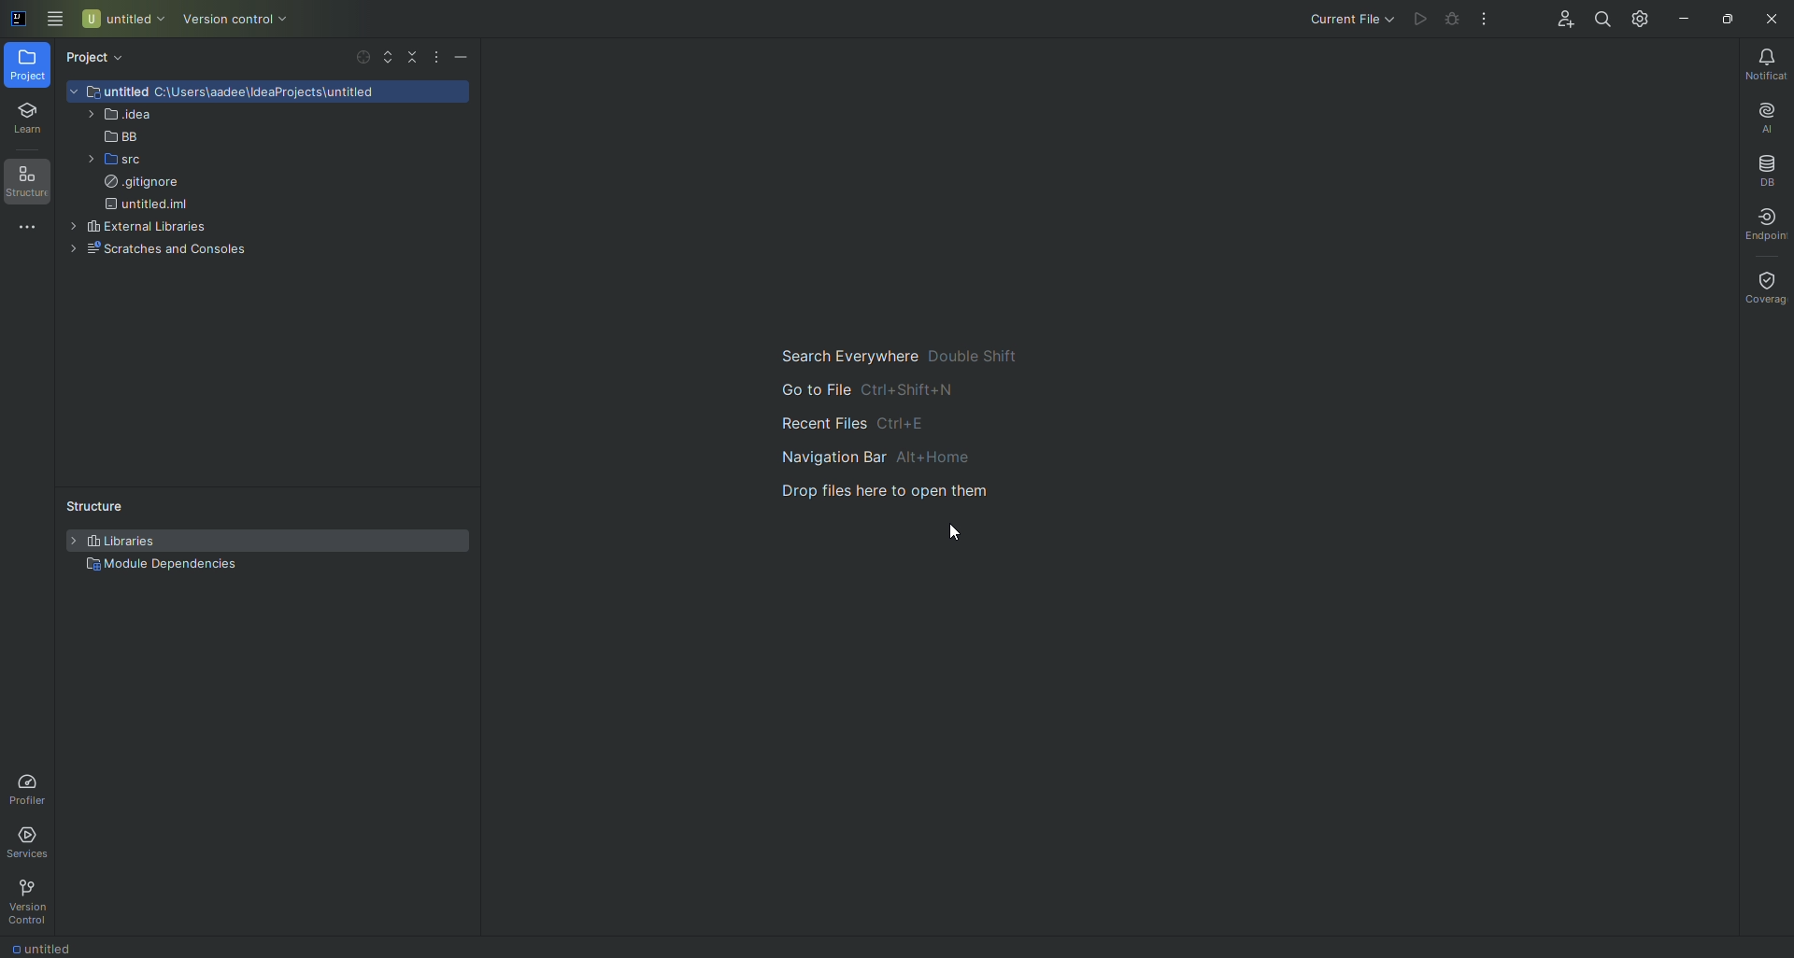 This screenshot has width=1794, height=958. I want to click on Coverage, so click(1766, 285).